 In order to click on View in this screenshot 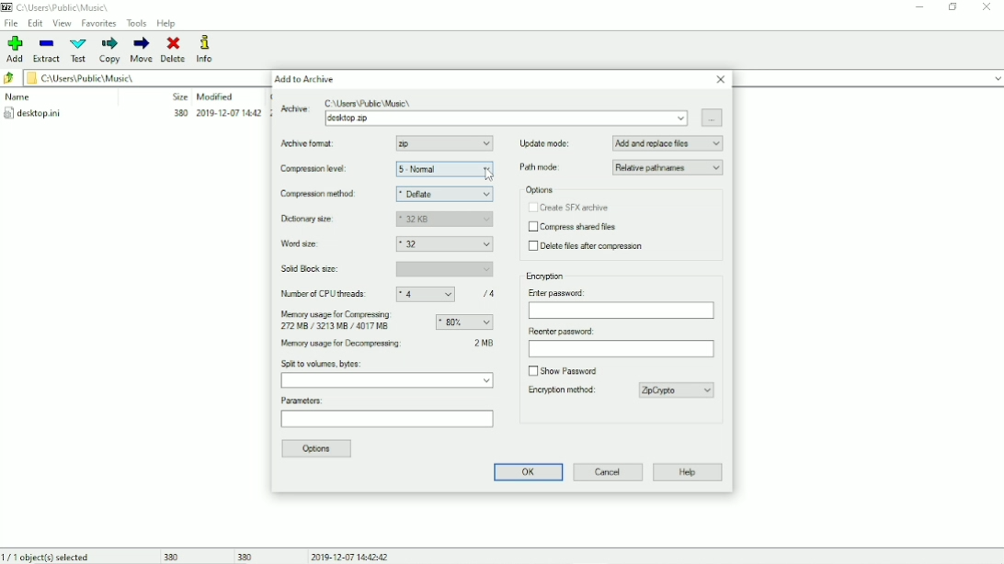, I will do `click(63, 23)`.